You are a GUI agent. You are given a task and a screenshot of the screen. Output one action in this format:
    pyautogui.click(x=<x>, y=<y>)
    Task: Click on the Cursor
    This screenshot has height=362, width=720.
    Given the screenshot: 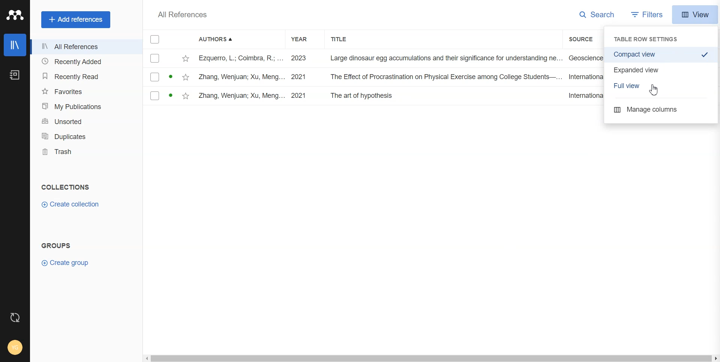 What is the action you would take?
    pyautogui.click(x=654, y=90)
    